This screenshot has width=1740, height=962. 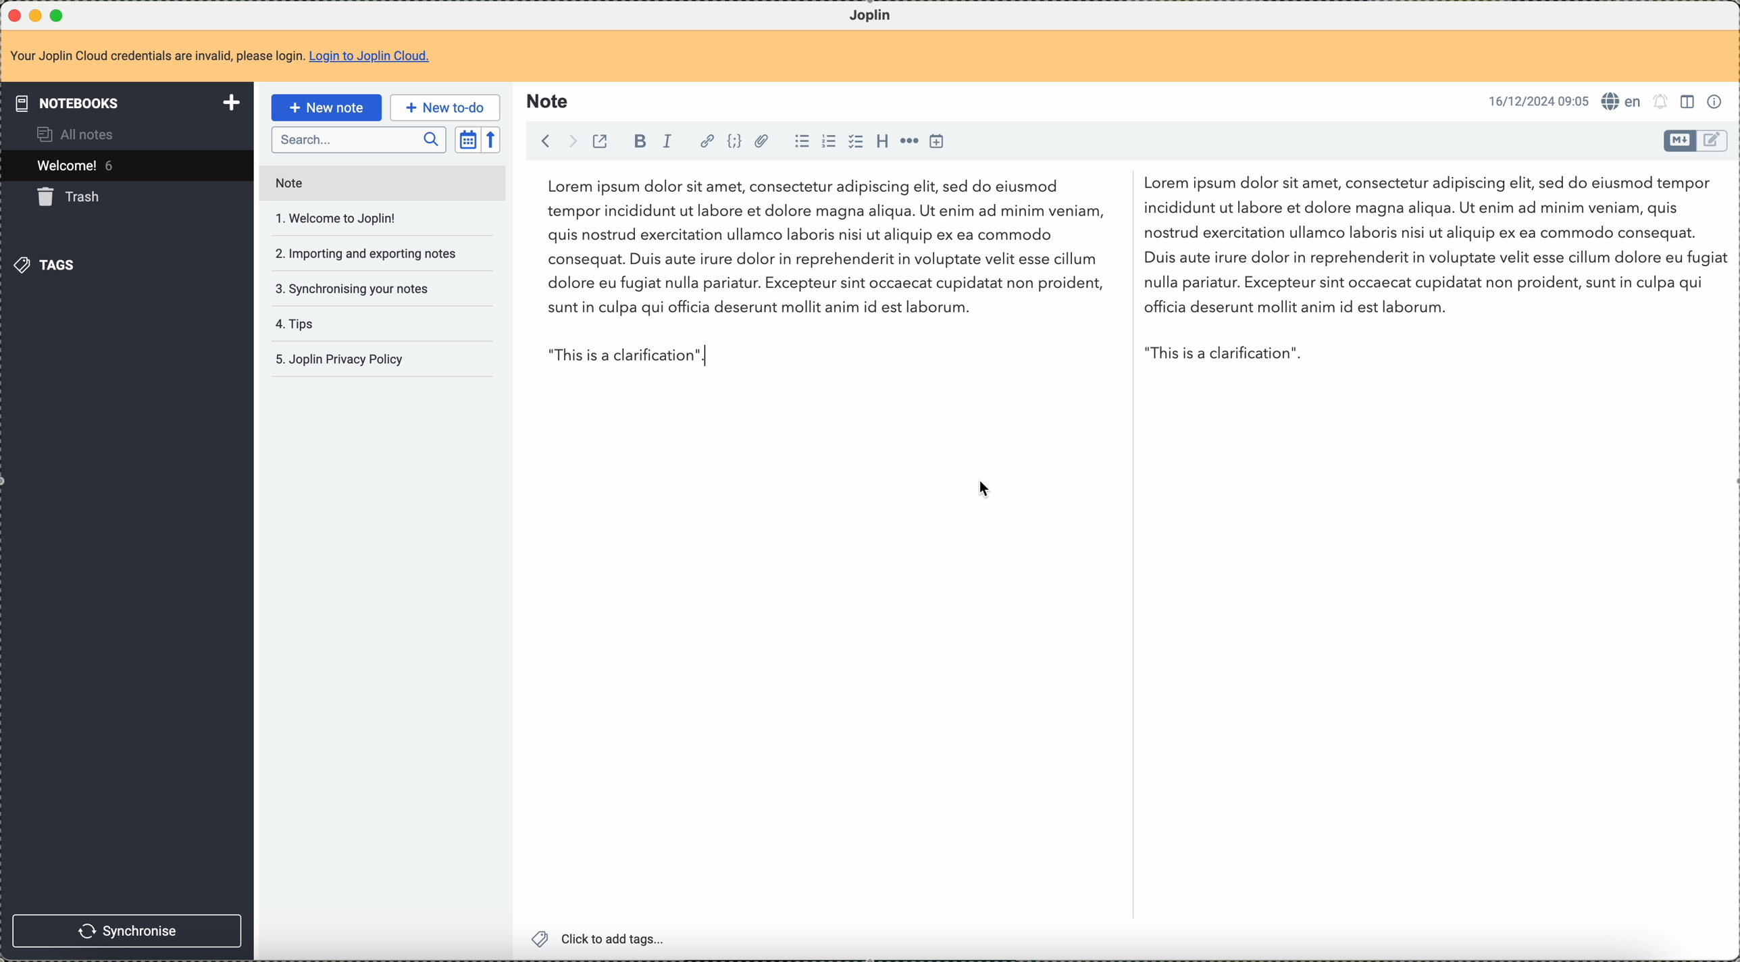 I want to click on code, so click(x=734, y=140).